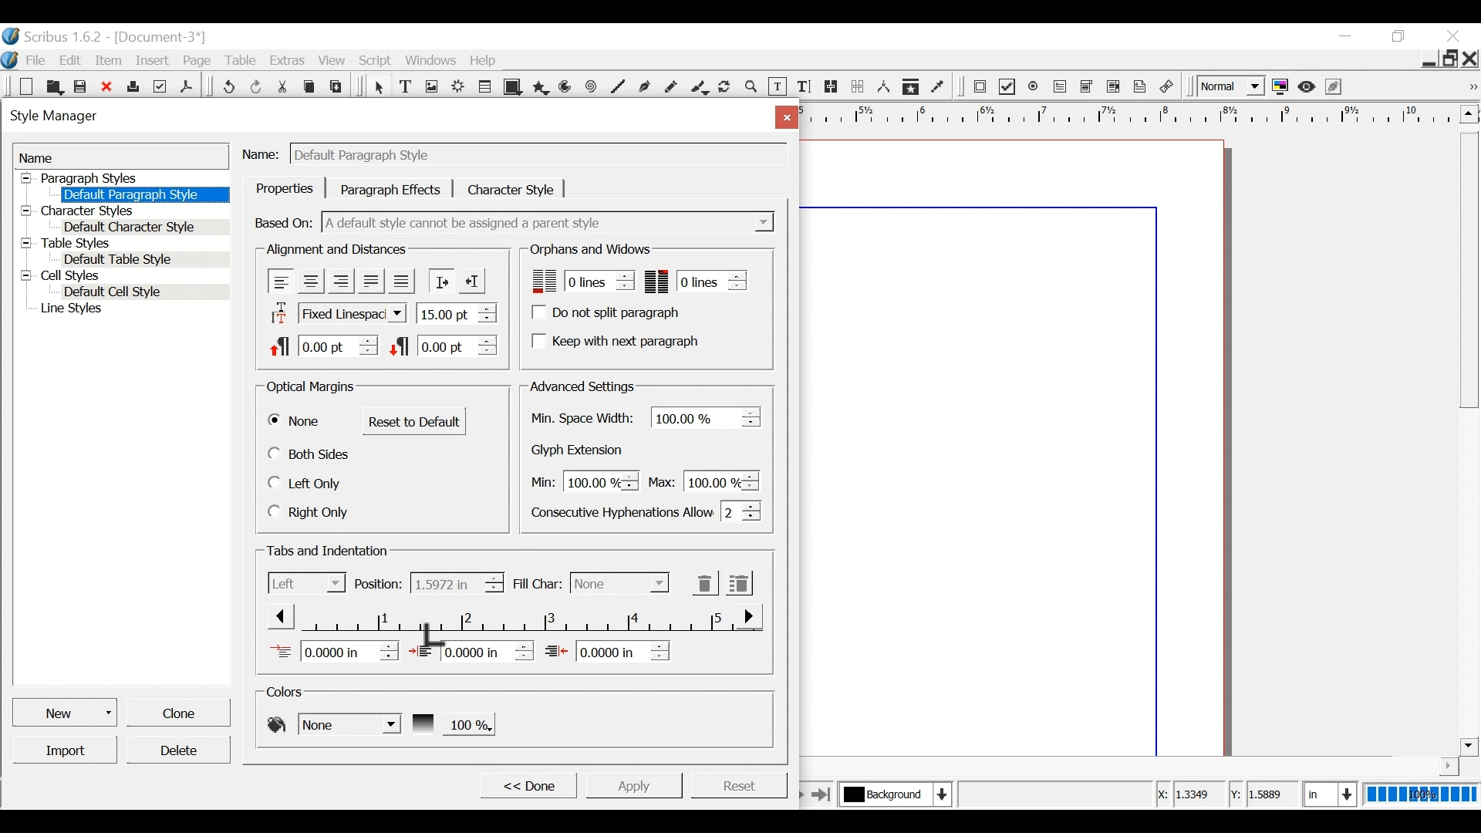 The height and width of the screenshot is (833, 1481). What do you see at coordinates (334, 651) in the screenshot?
I see `First line Indent` at bounding box center [334, 651].